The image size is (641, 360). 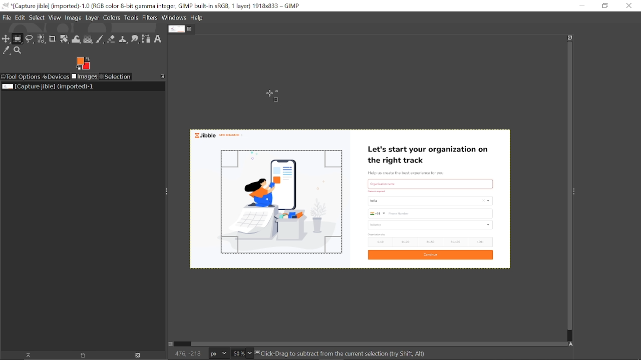 I want to click on Navigate this window, so click(x=570, y=343).